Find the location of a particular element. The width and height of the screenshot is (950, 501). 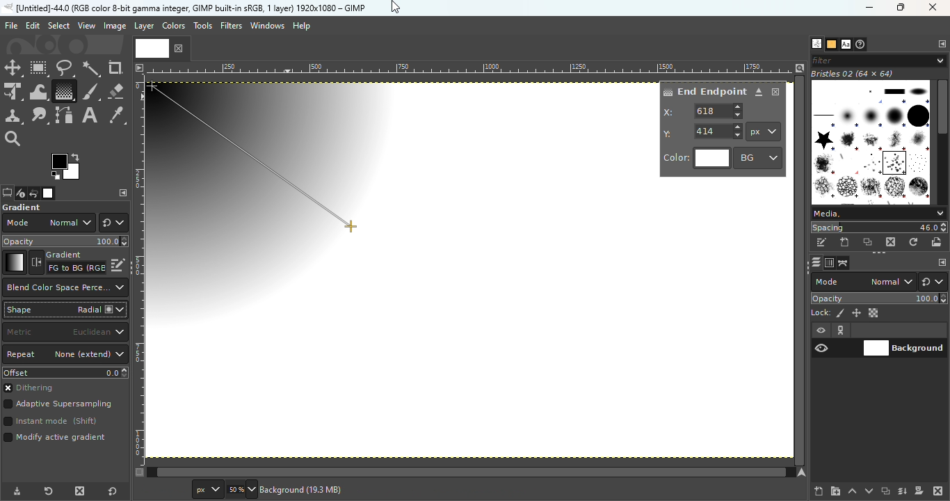

Gradient tool is located at coordinates (63, 91).